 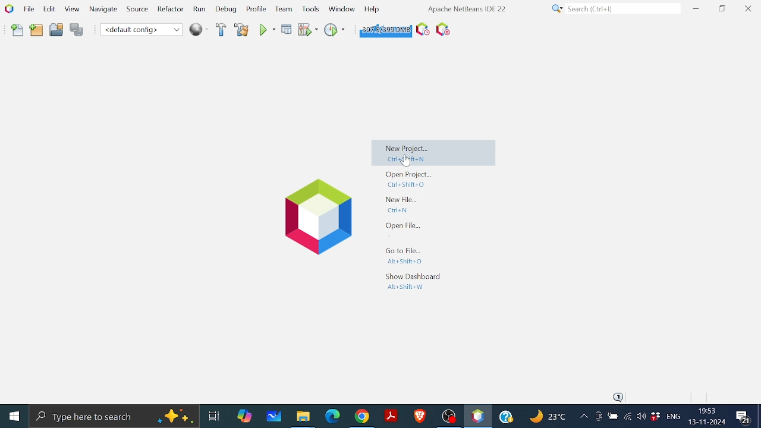 I want to click on Restore down, so click(x=722, y=8).